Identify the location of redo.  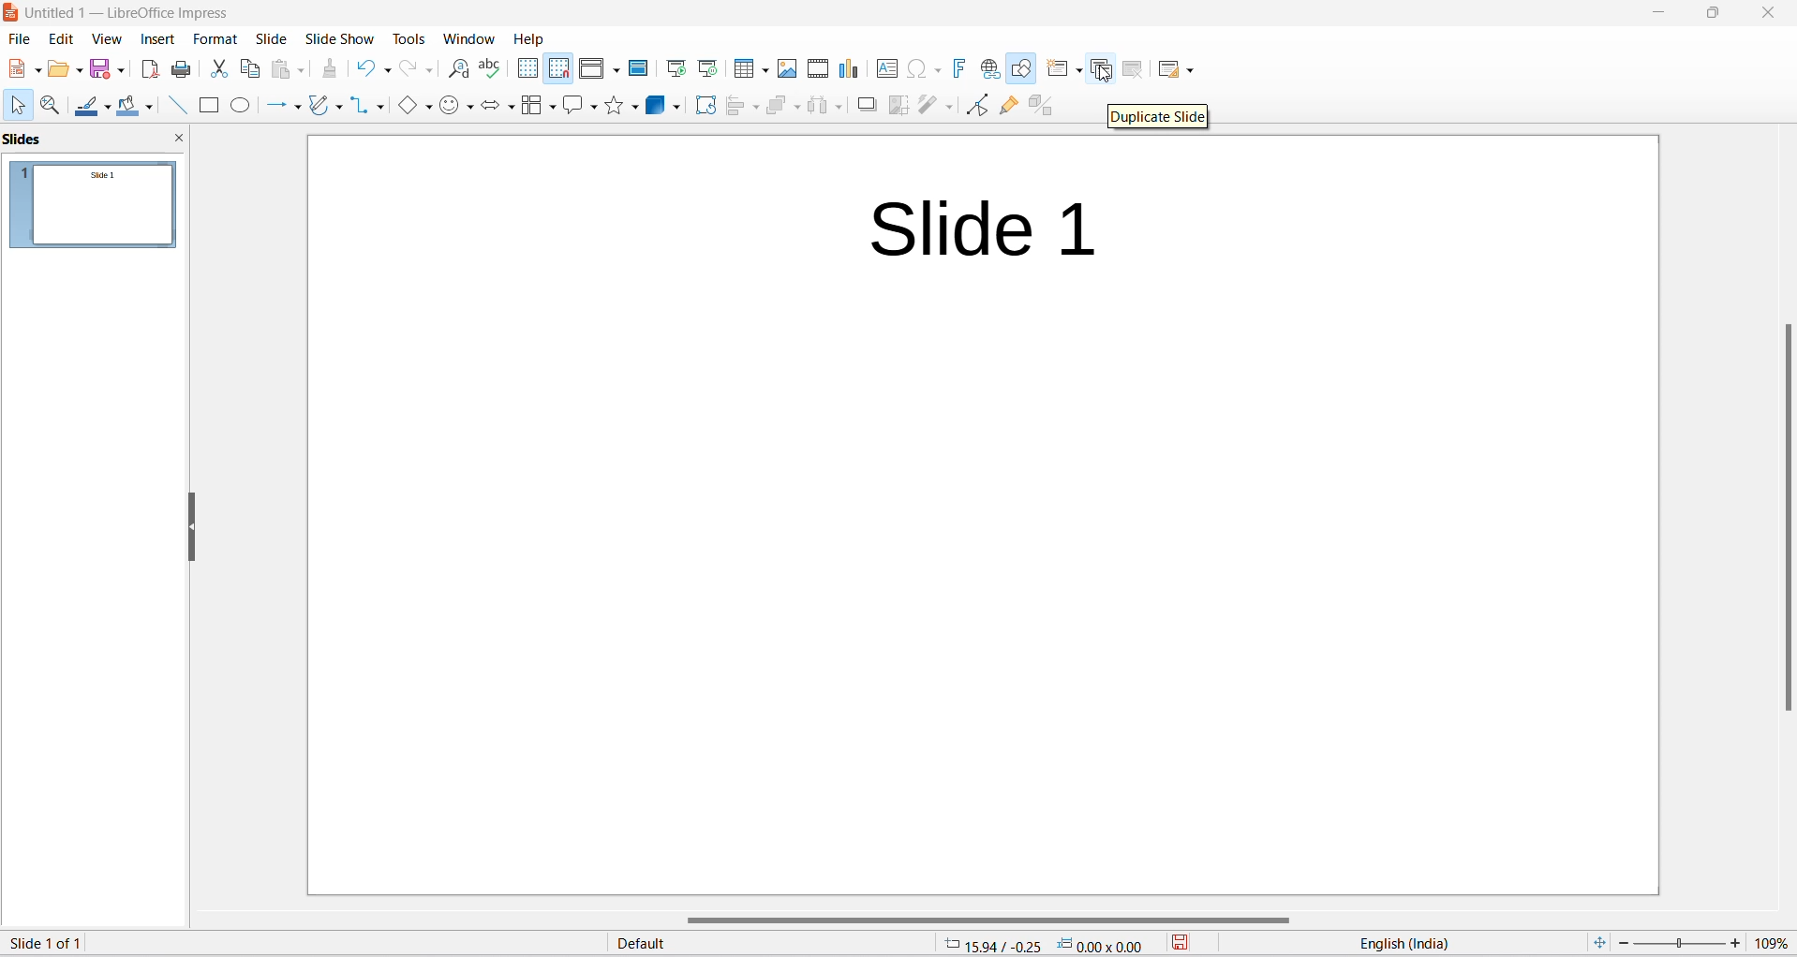
(416, 70).